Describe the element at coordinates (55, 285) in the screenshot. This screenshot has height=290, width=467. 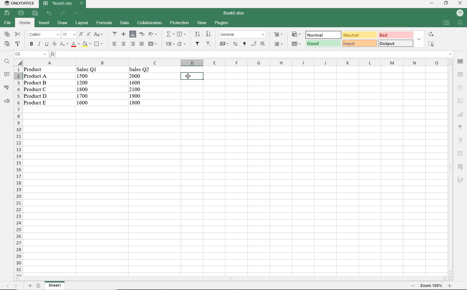
I see `sheet 1` at that location.